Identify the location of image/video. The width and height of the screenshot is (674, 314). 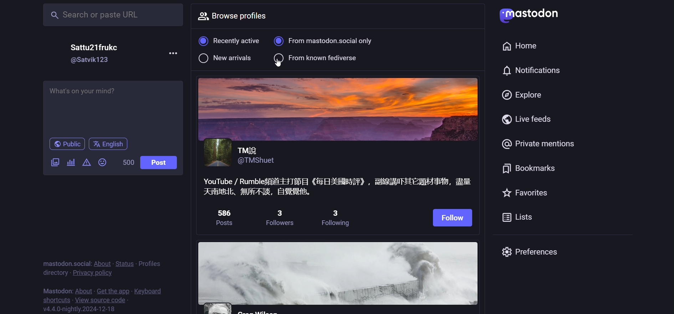
(55, 162).